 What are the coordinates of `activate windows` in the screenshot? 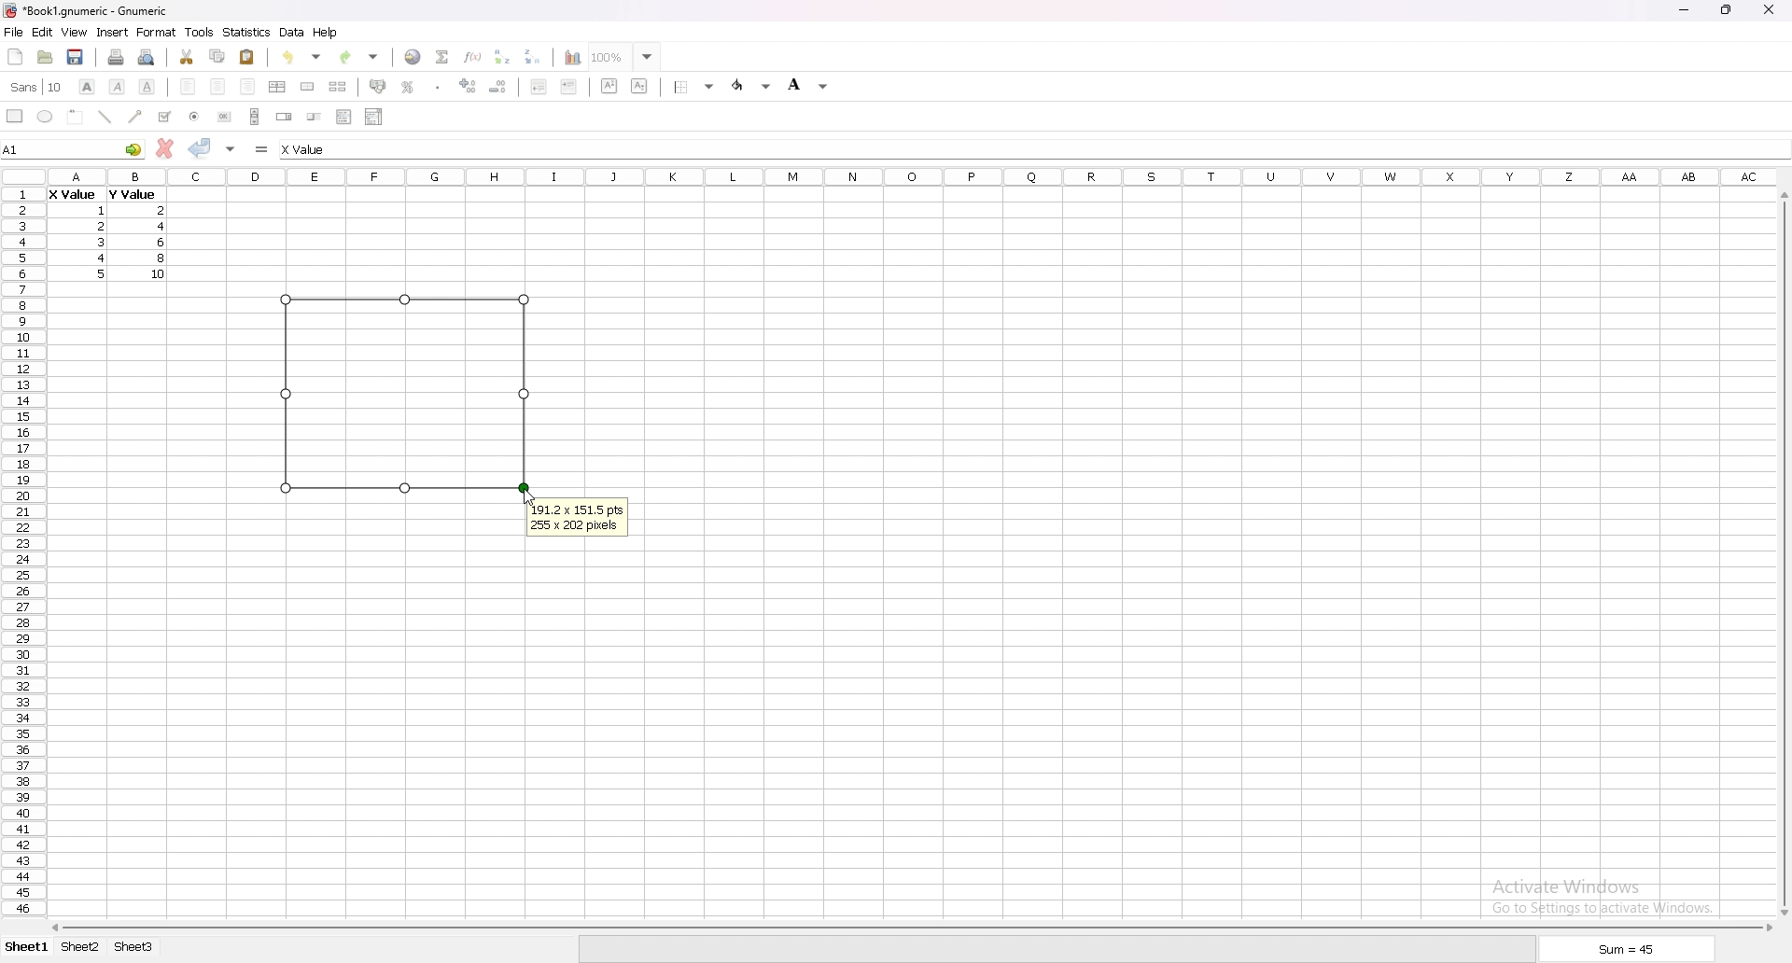 It's located at (1609, 894).